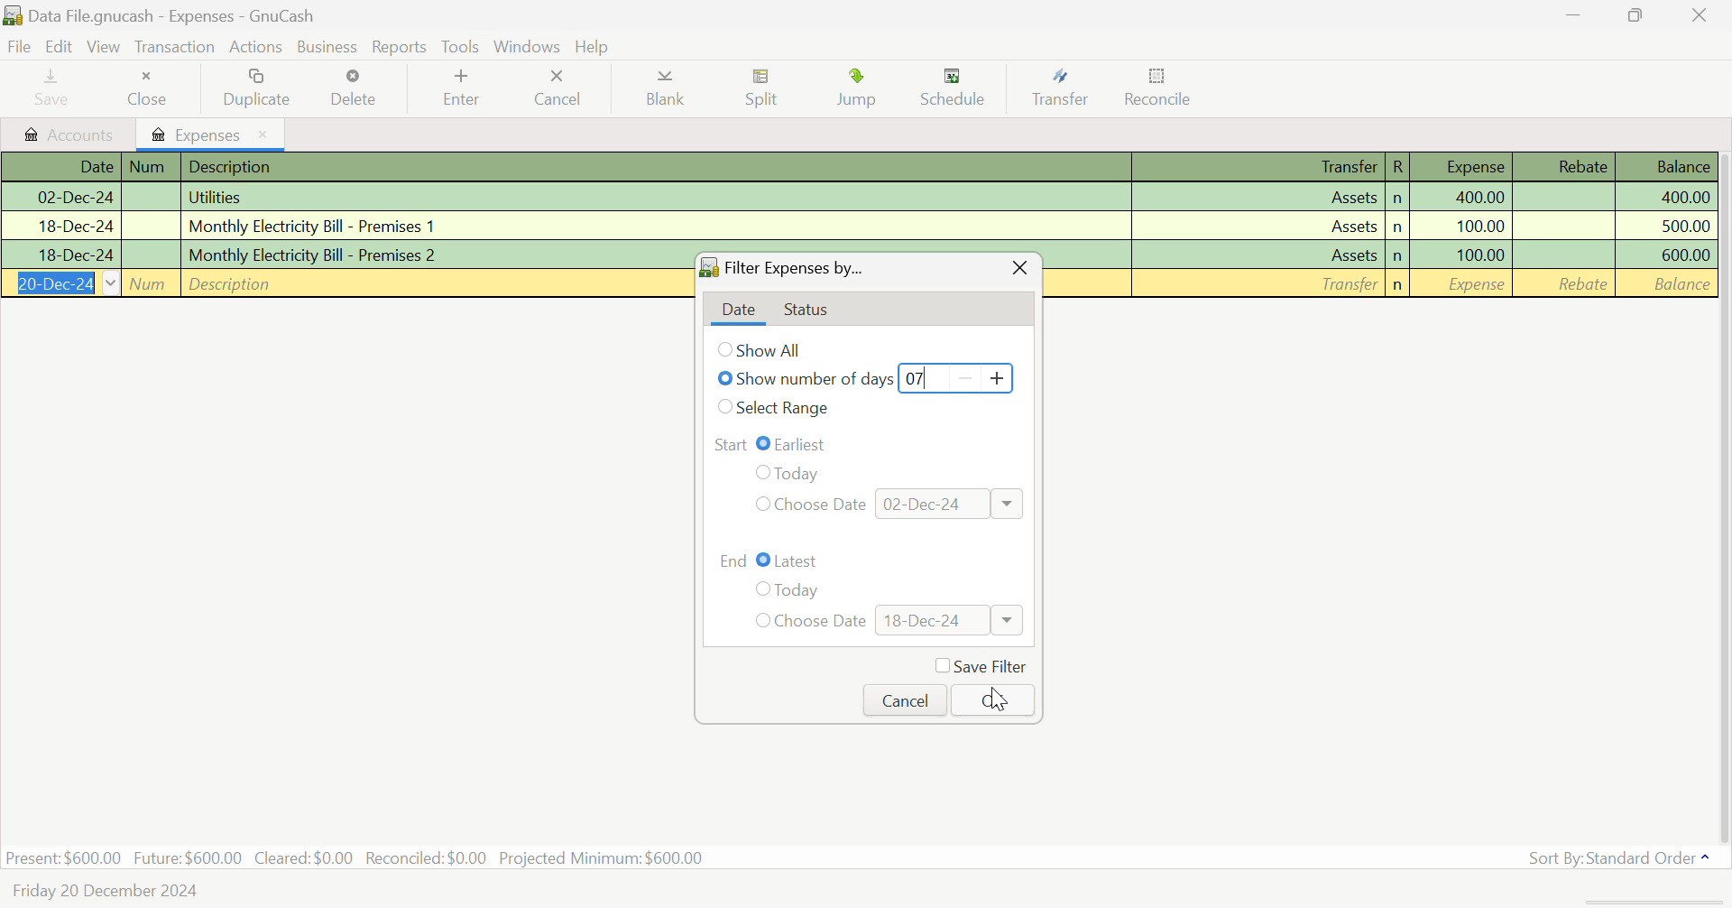  I want to click on Today, so click(791, 474).